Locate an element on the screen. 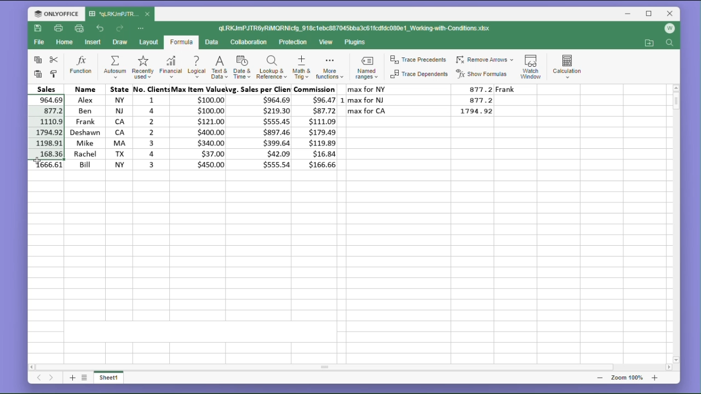 The width and height of the screenshot is (701, 394). save is located at coordinates (38, 30).